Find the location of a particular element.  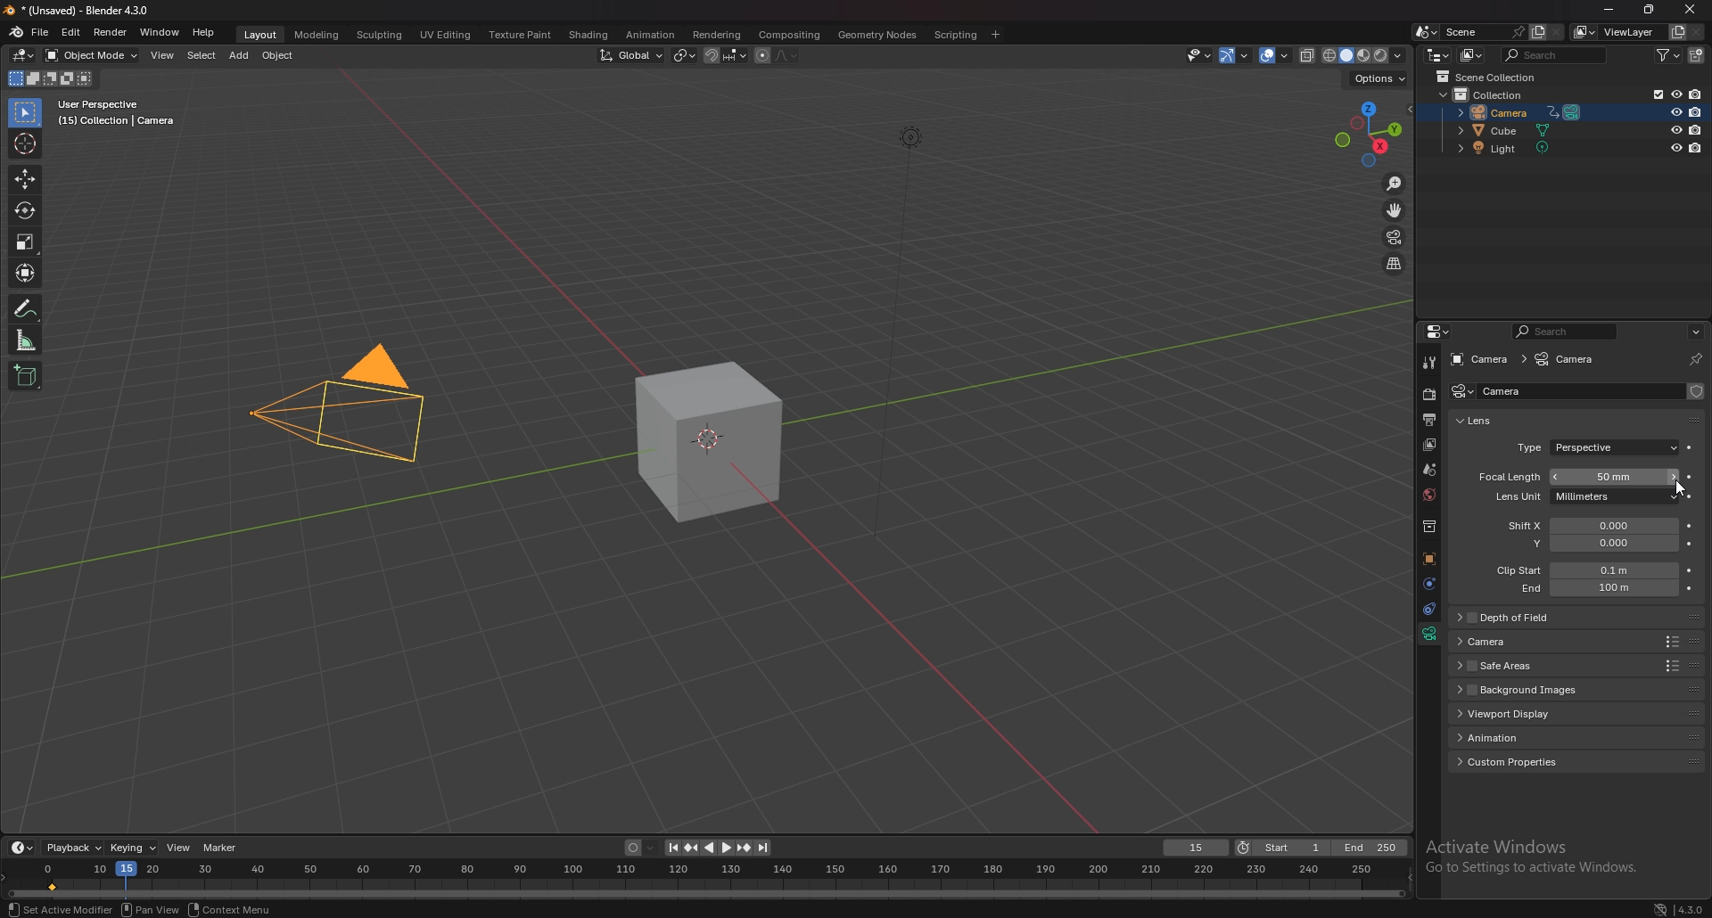

constraints is located at coordinates (1429, 608).